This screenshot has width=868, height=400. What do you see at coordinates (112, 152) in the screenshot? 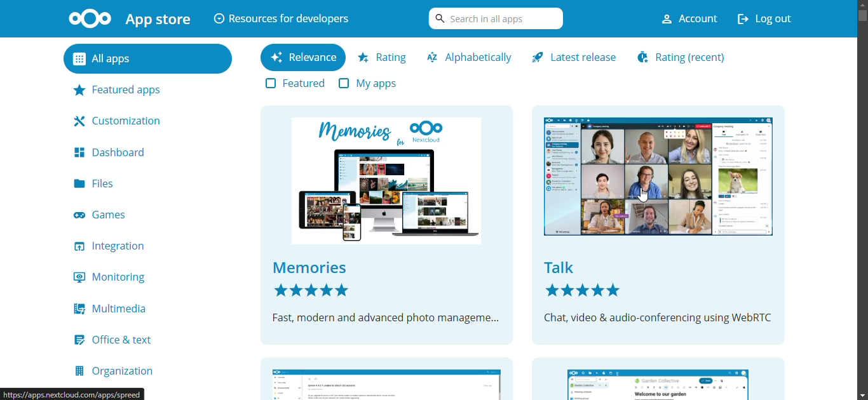
I see `dashboard` at bounding box center [112, 152].